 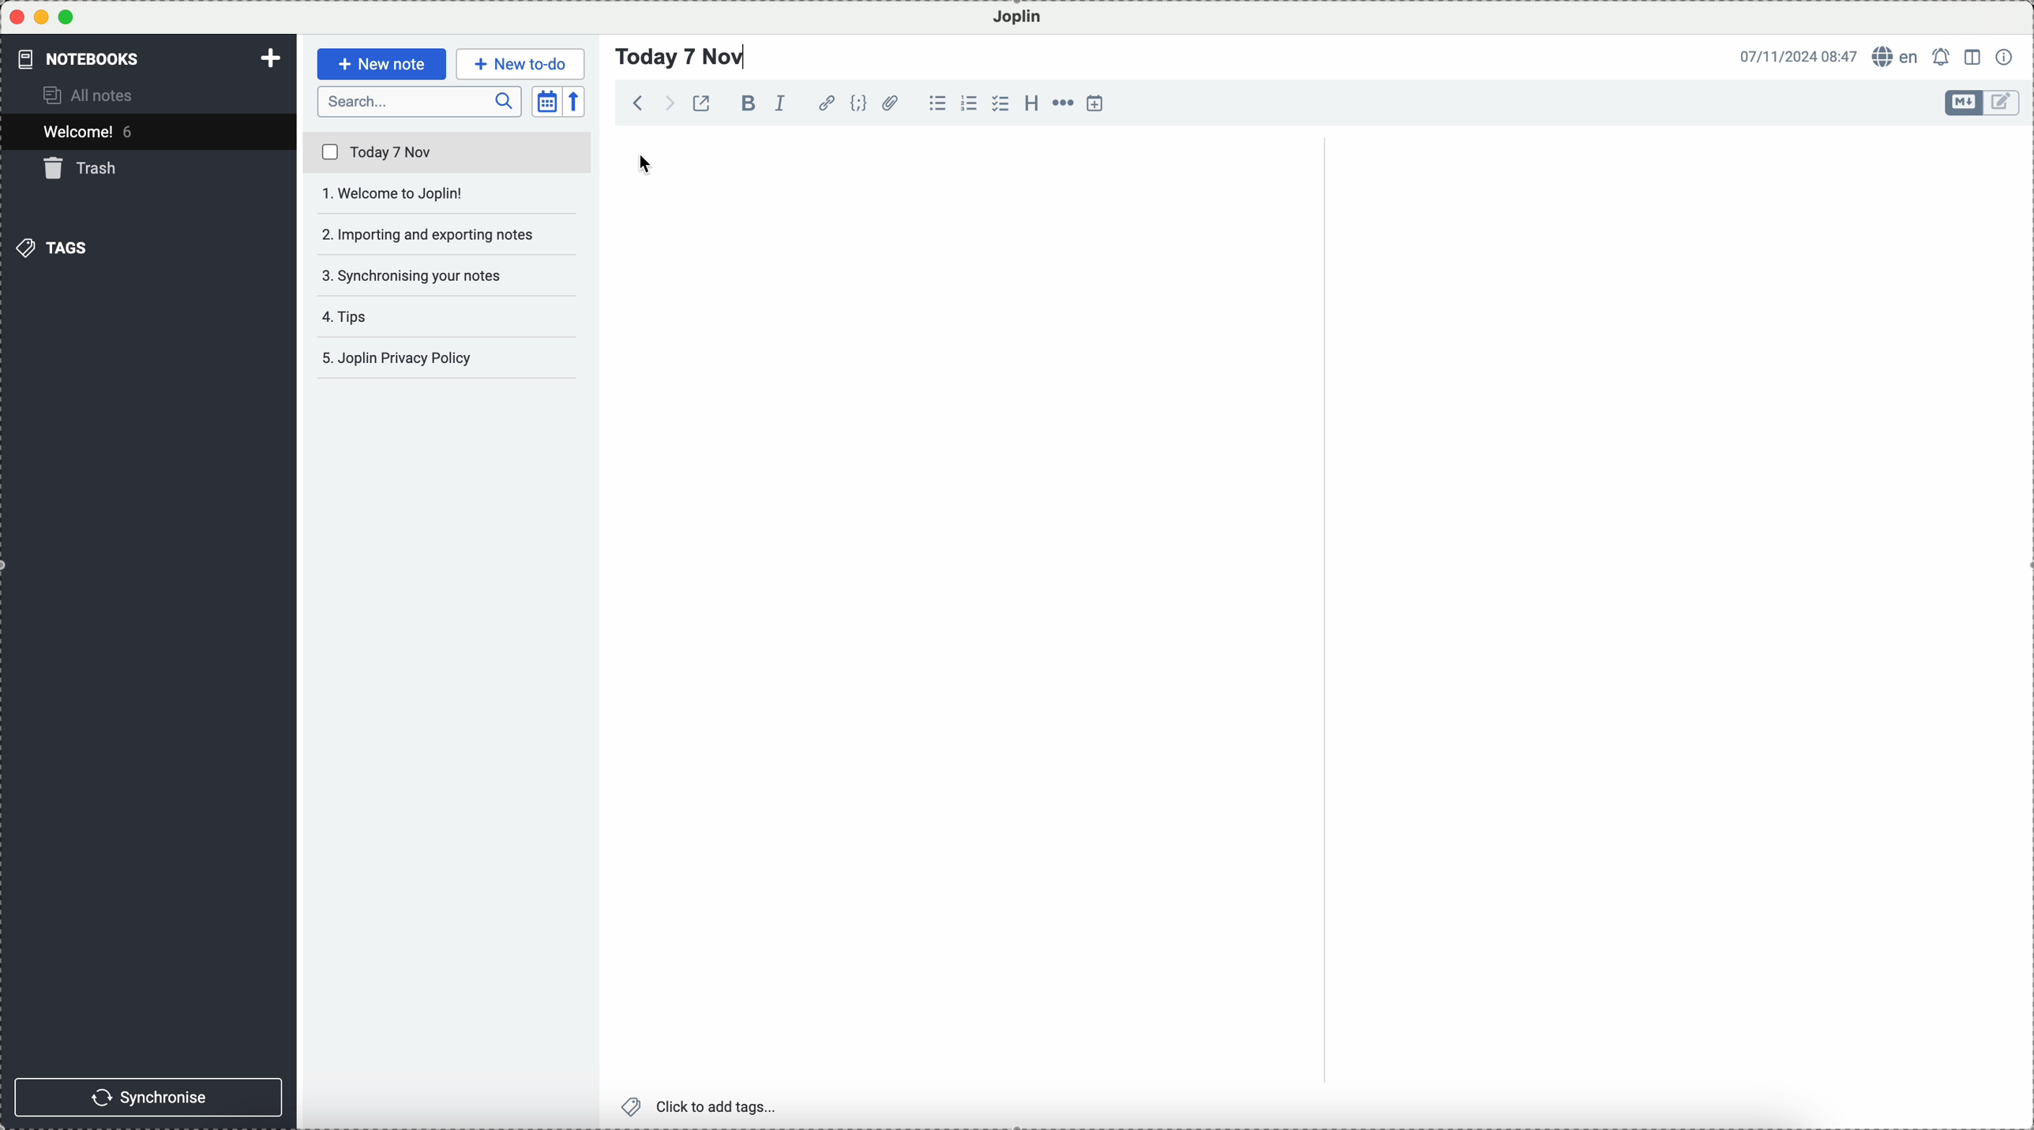 I want to click on search bar, so click(x=420, y=102).